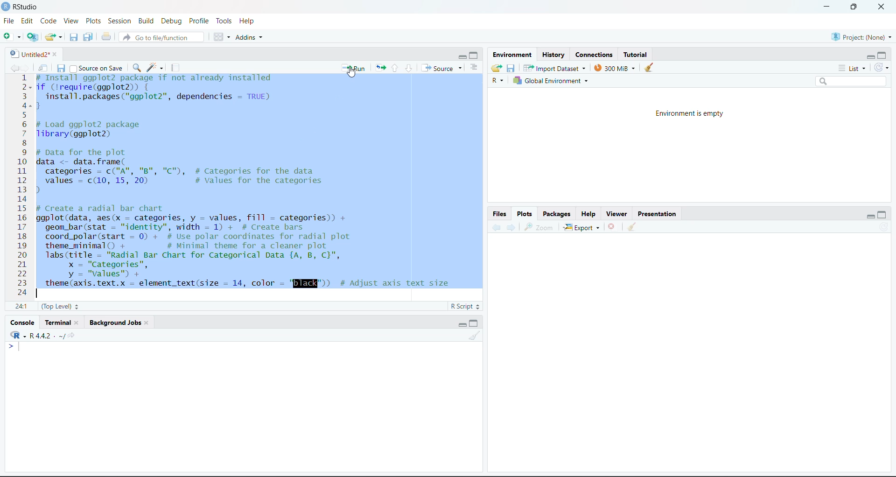 Image resolution: width=896 pixels, height=477 pixels. I want to click on Connections, so click(593, 55).